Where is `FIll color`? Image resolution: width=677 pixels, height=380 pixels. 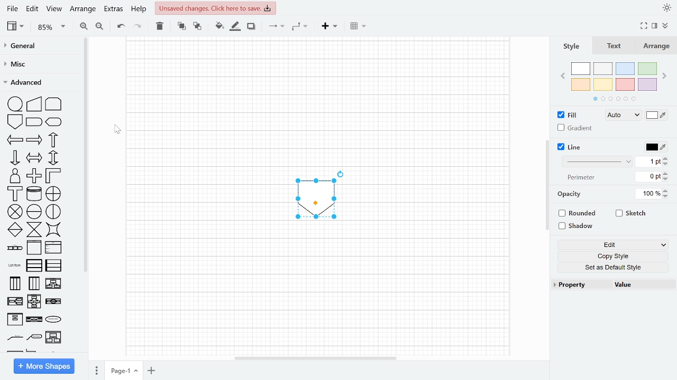
FIll color is located at coordinates (656, 116).